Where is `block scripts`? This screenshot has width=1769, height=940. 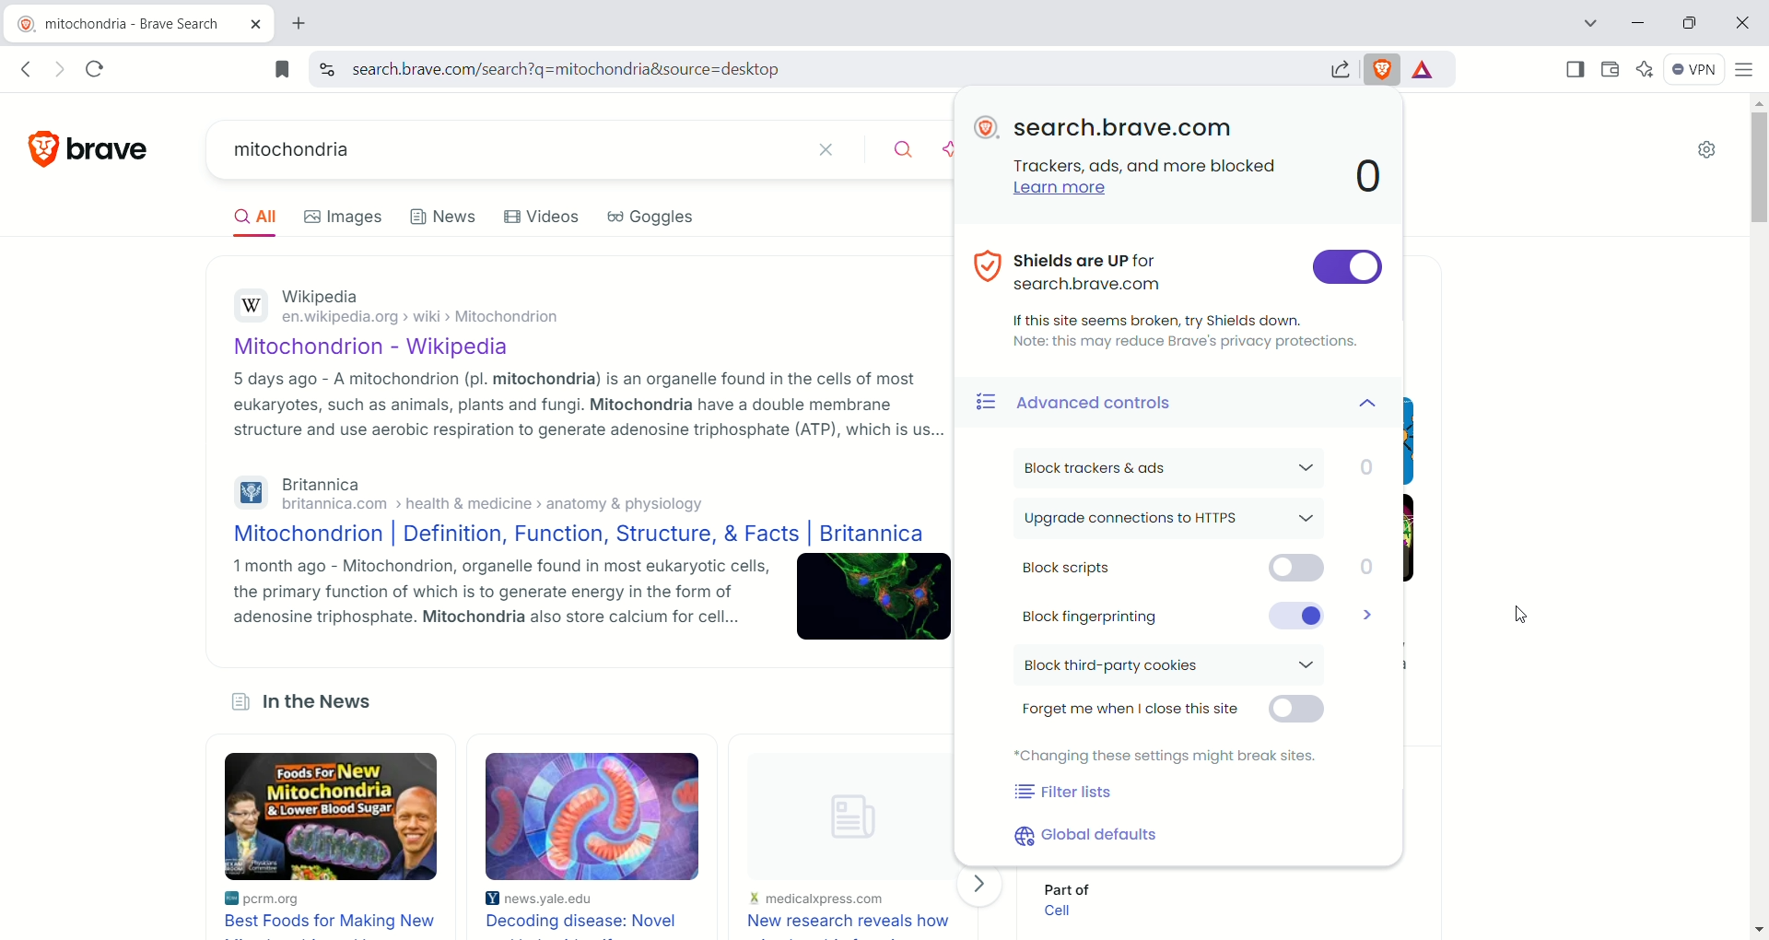 block scripts is located at coordinates (1202, 570).